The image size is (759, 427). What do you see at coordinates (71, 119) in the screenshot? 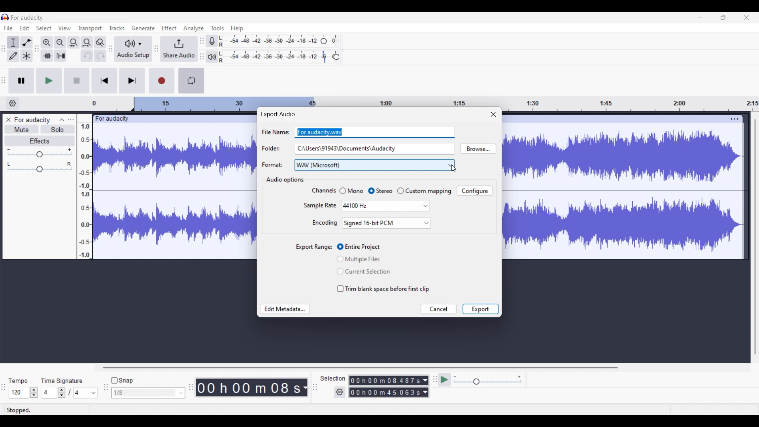
I see `Open menu` at bounding box center [71, 119].